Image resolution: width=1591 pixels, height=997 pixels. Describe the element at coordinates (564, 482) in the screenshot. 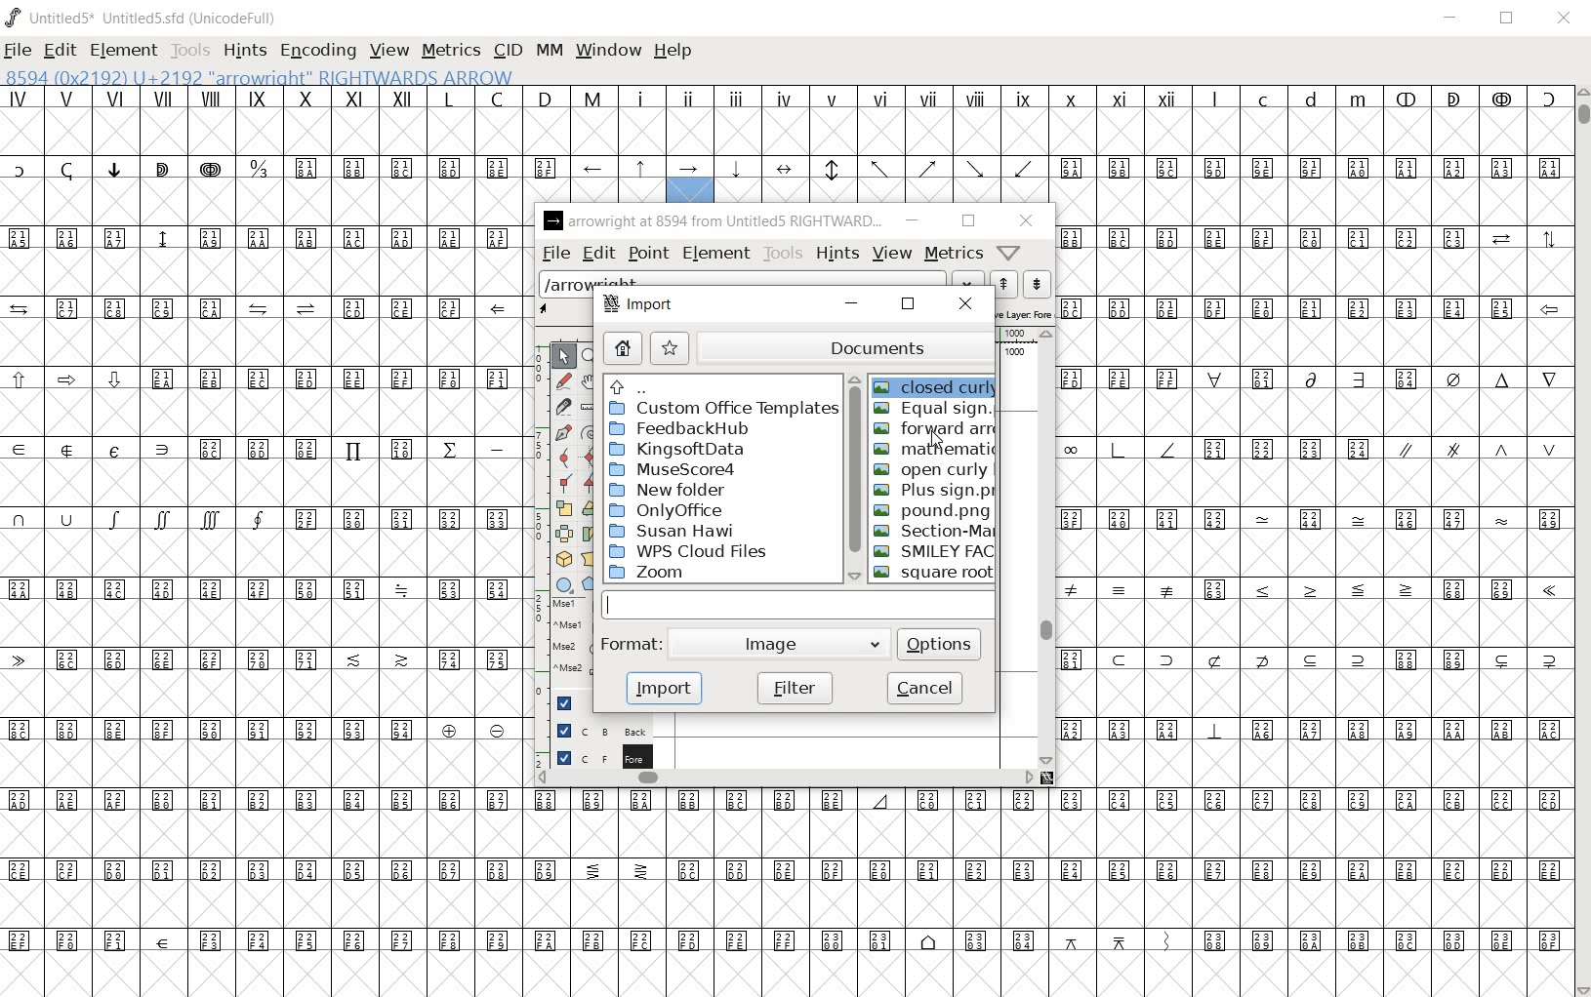

I see `Add a corner point` at that location.